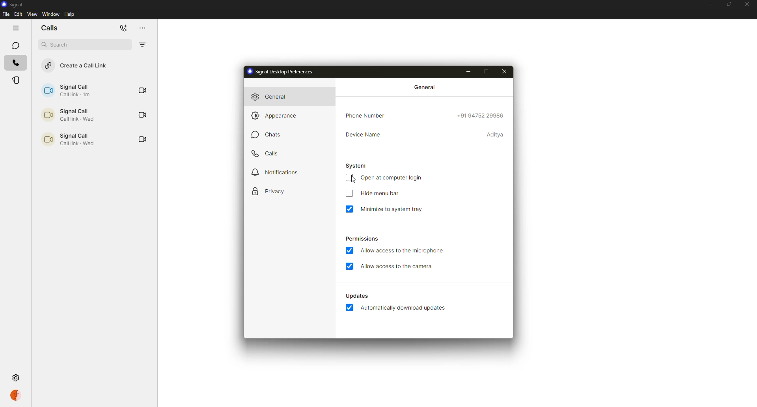 This screenshot has height=407, width=757. I want to click on settings, so click(16, 377).